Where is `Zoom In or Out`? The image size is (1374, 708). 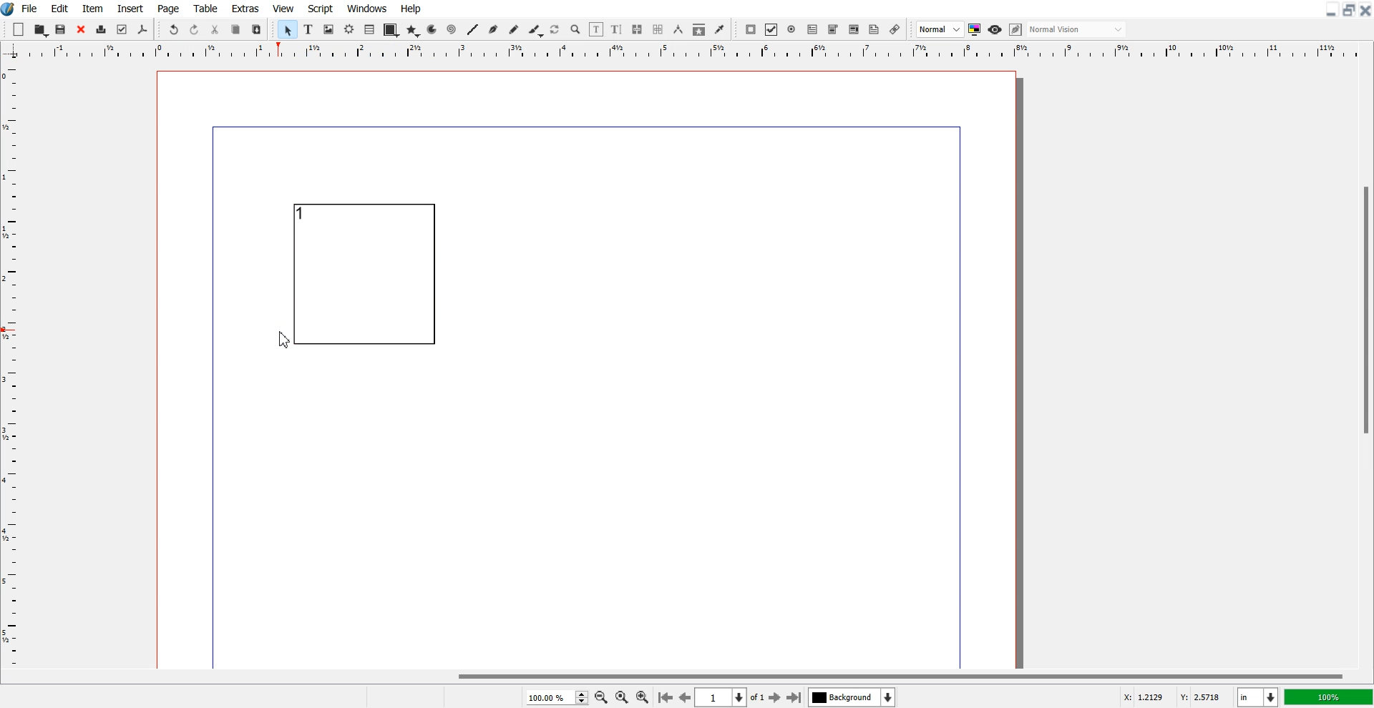
Zoom In or Out is located at coordinates (575, 29).